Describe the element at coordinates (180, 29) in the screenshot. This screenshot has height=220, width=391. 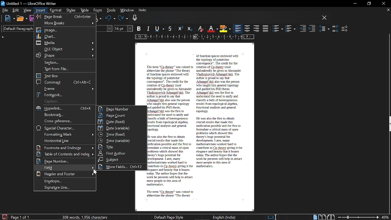
I see `Superscript` at that location.